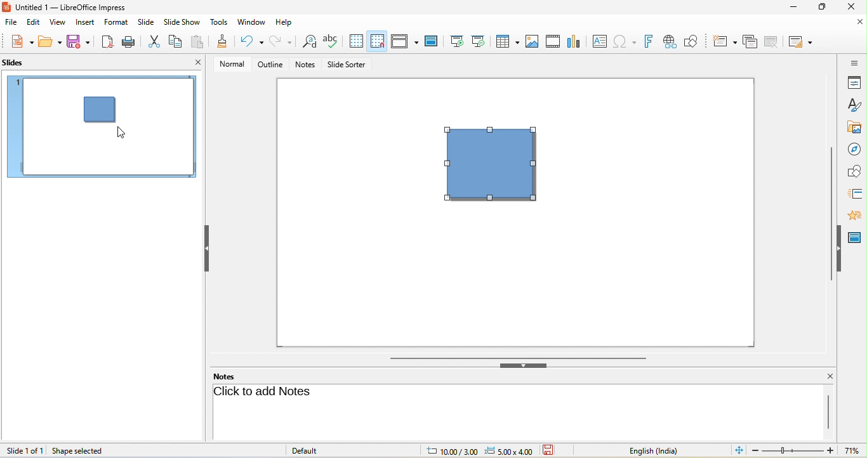 The image size is (867, 458). Describe the element at coordinates (857, 235) in the screenshot. I see `master slide` at that location.